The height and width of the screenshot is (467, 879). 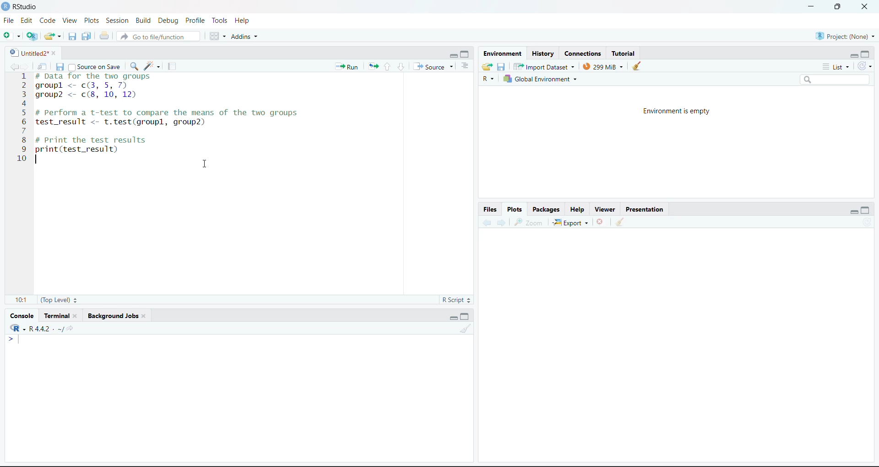 I want to click on clear console, so click(x=464, y=328).